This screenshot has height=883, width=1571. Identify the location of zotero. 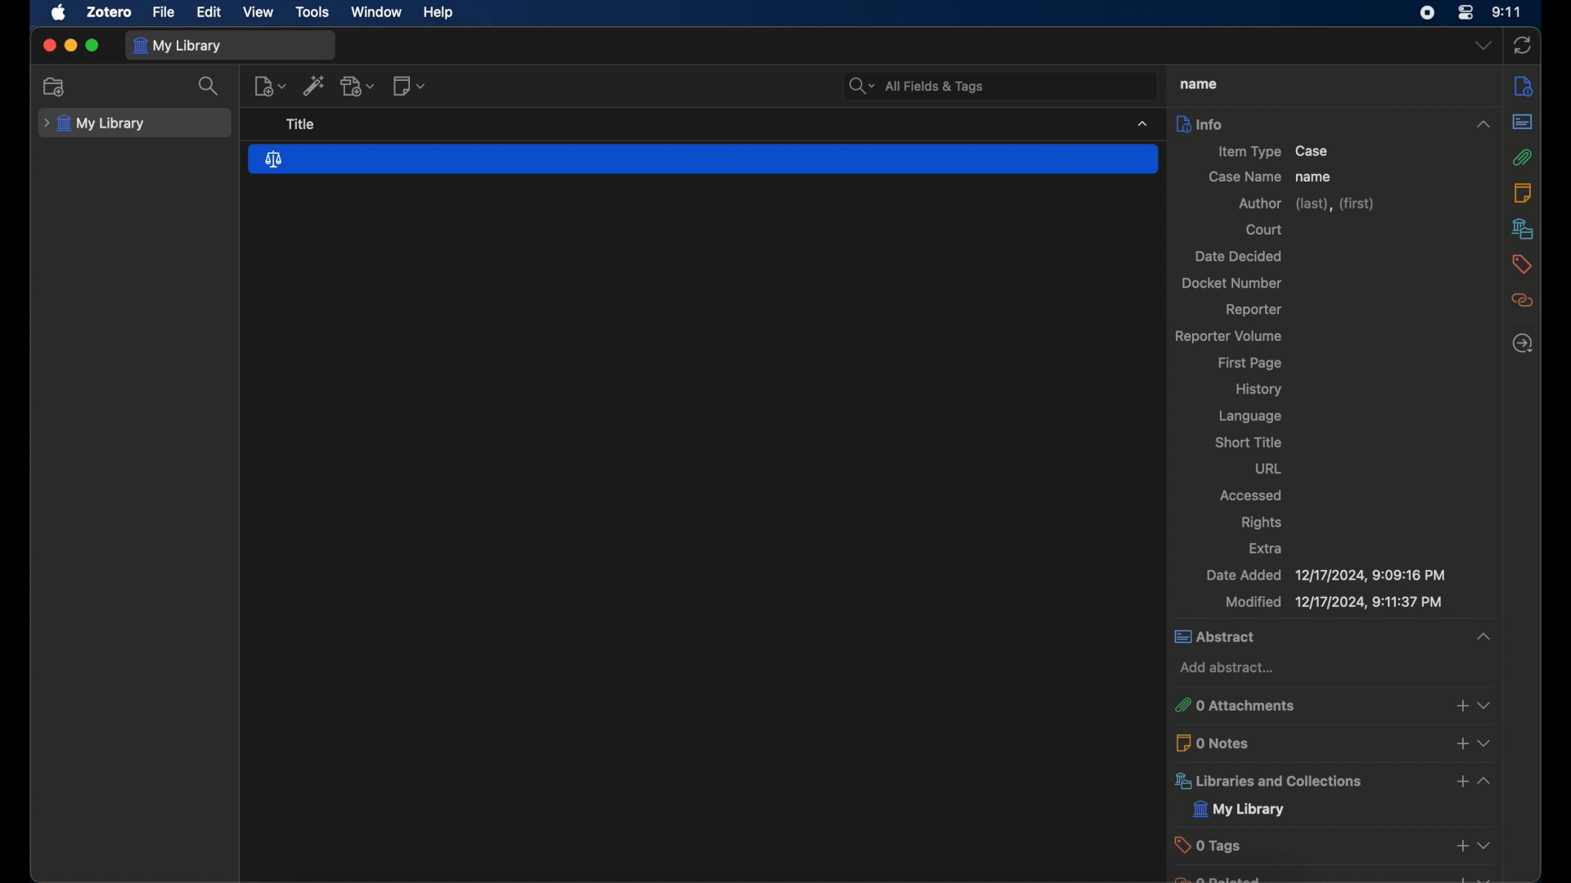
(110, 12).